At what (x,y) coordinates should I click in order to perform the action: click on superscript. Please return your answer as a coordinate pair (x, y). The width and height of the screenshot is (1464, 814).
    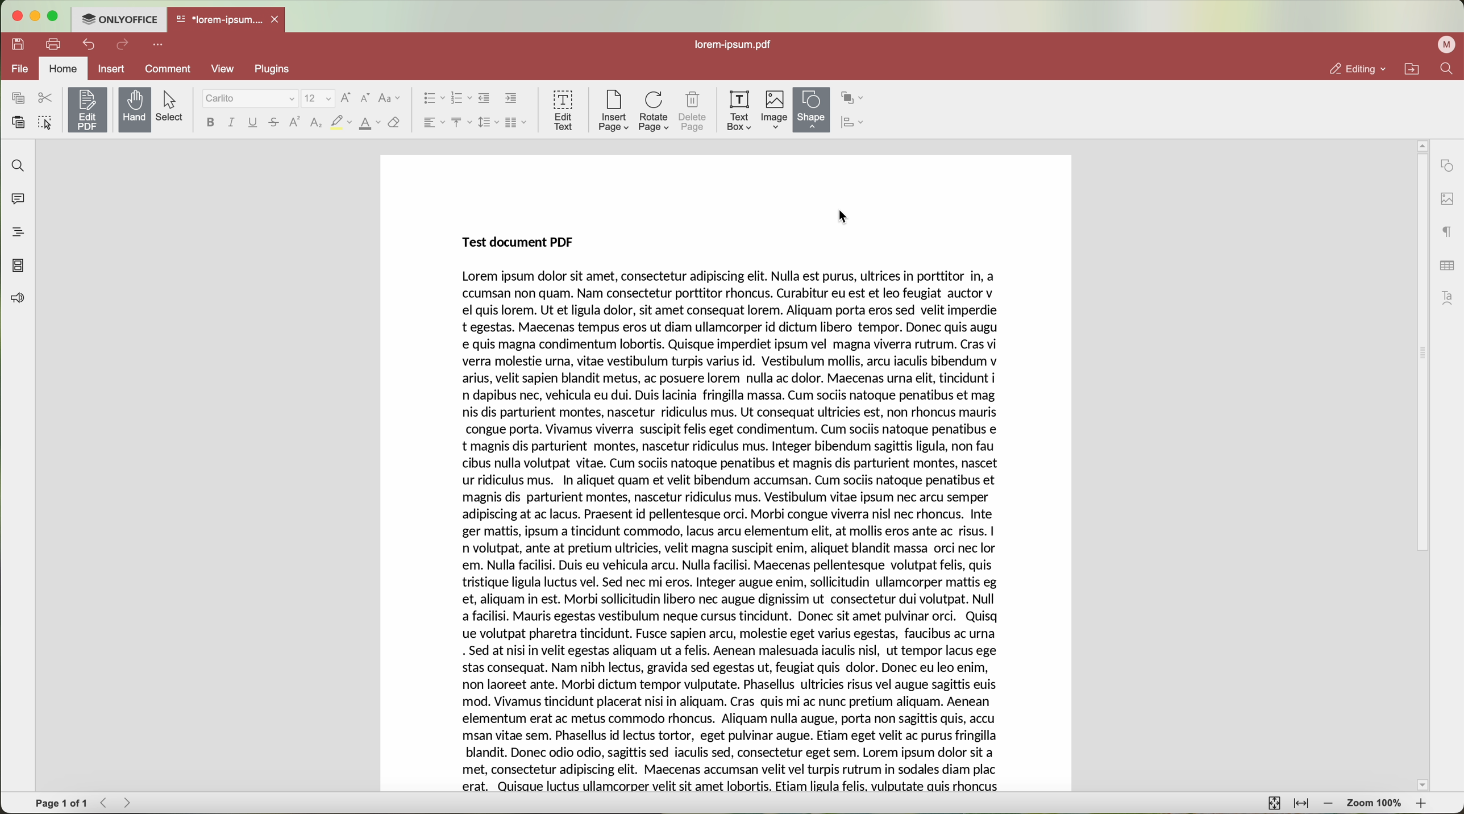
    Looking at the image, I should click on (294, 123).